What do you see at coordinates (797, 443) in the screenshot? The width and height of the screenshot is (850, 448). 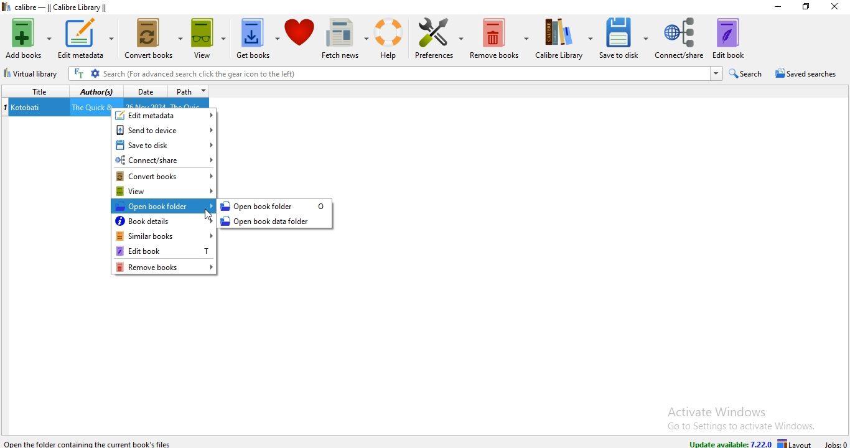 I see `layout` at bounding box center [797, 443].